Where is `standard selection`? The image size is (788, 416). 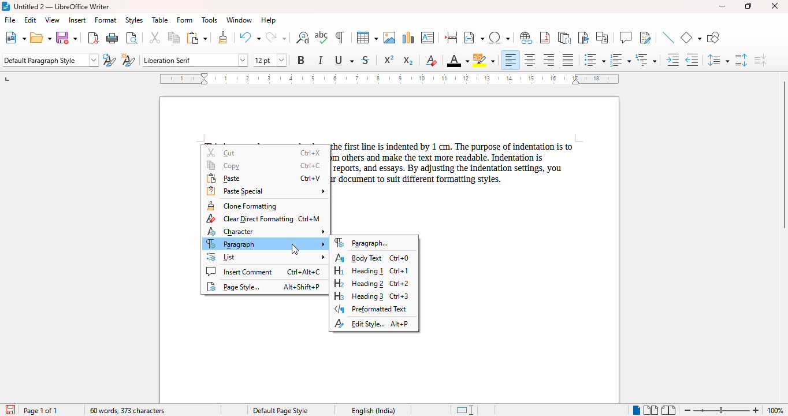 standard selection is located at coordinates (464, 410).